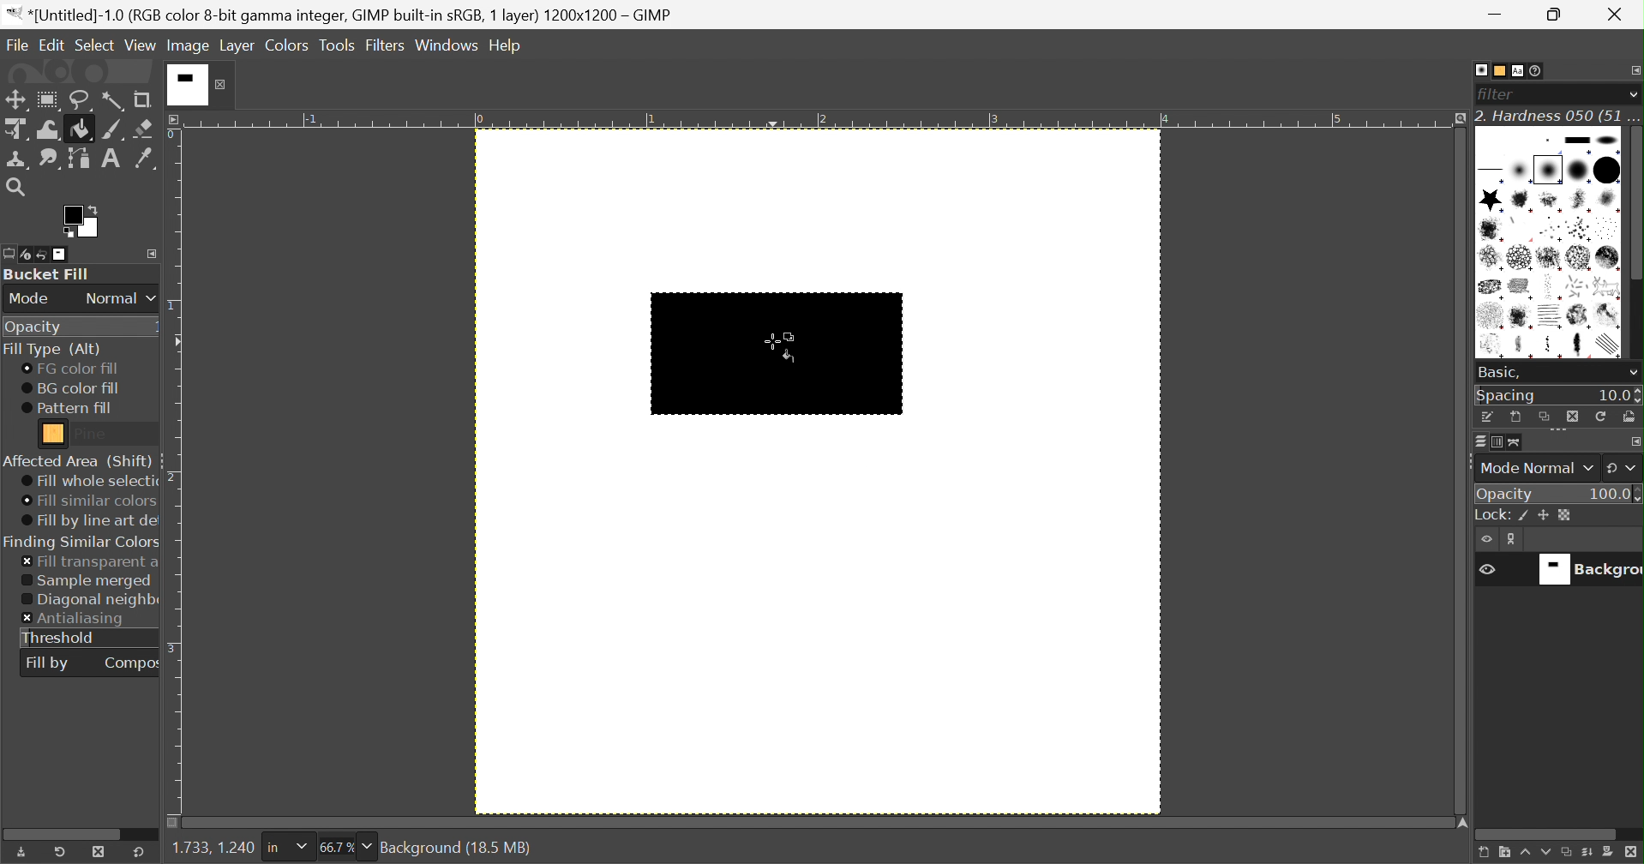  I want to click on 1, so click(173, 308).